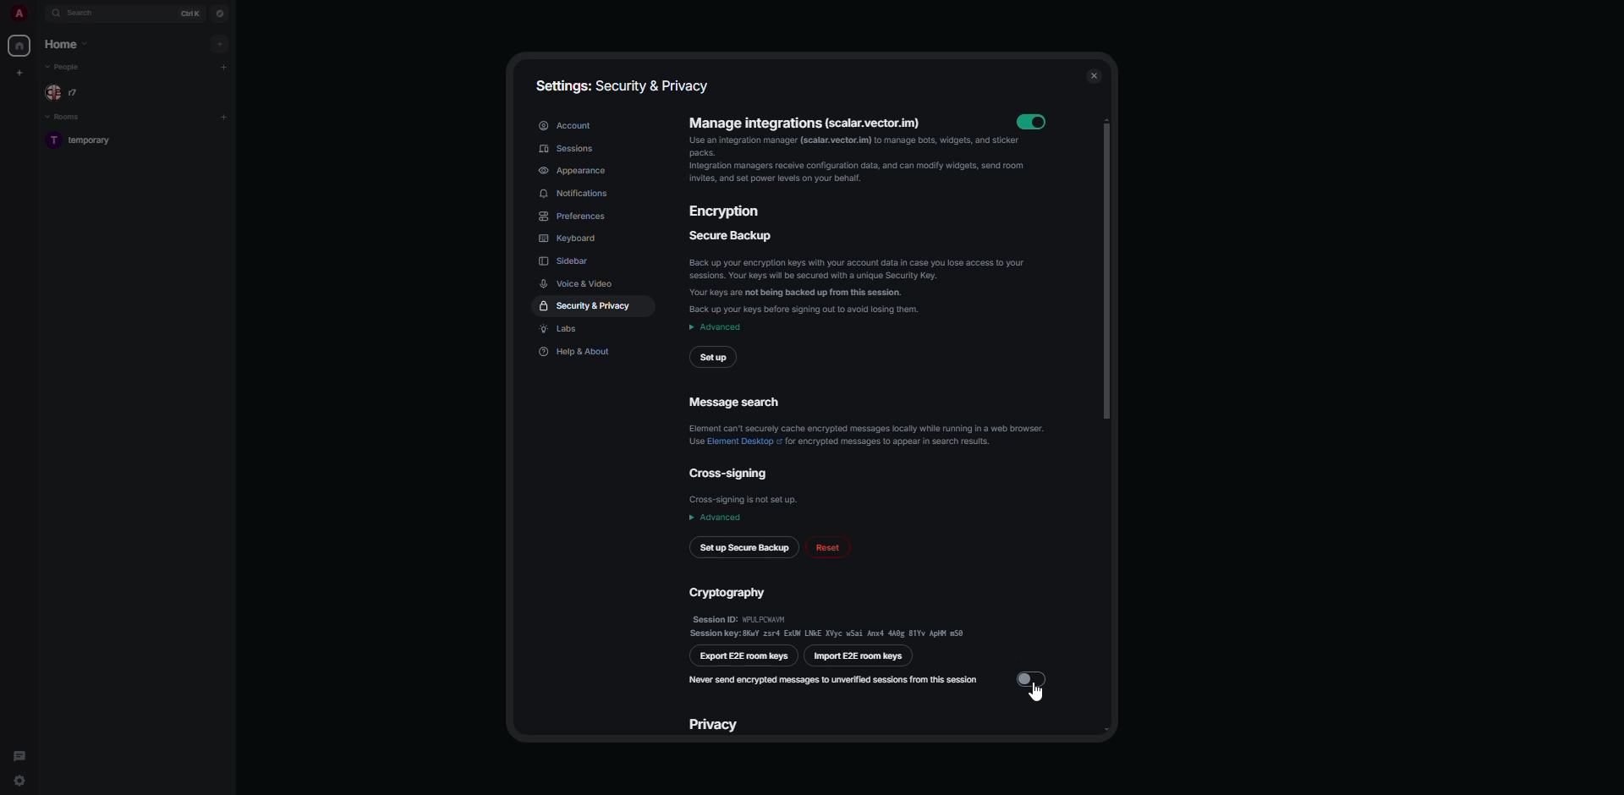 The width and height of the screenshot is (1624, 795). Describe the element at coordinates (828, 610) in the screenshot. I see `cryptography session id: wpulpowavm session key: 8kwy zsr4 exum lnke xvyc wsai anx4 4a0g81yvaphm ms0` at that location.